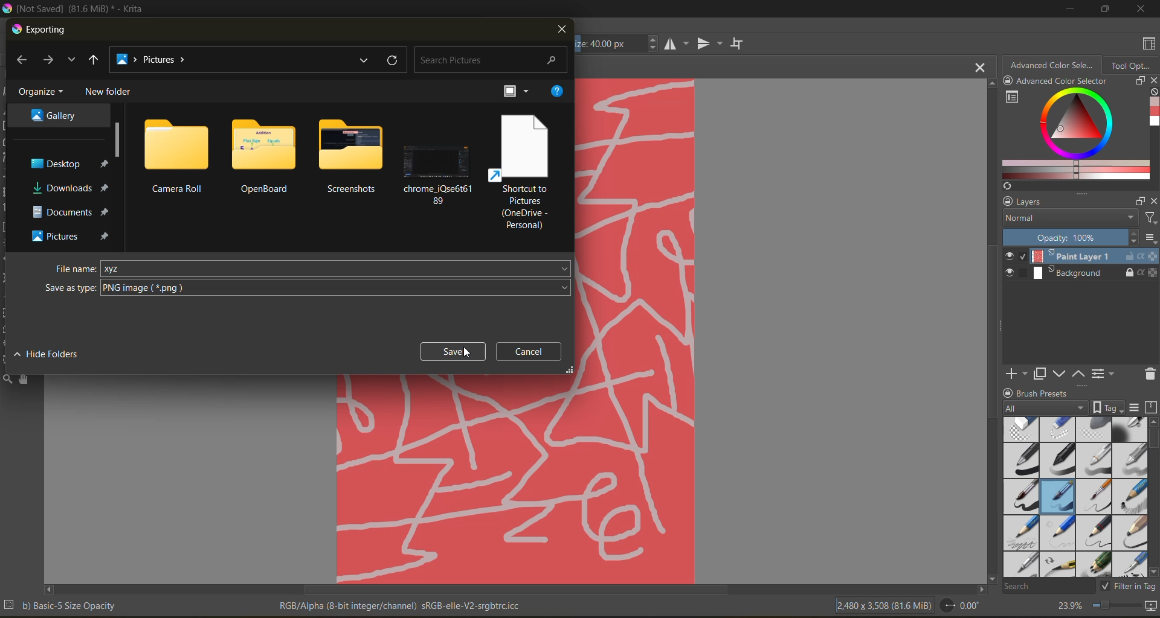  What do you see at coordinates (394, 60) in the screenshot?
I see `refresh` at bounding box center [394, 60].